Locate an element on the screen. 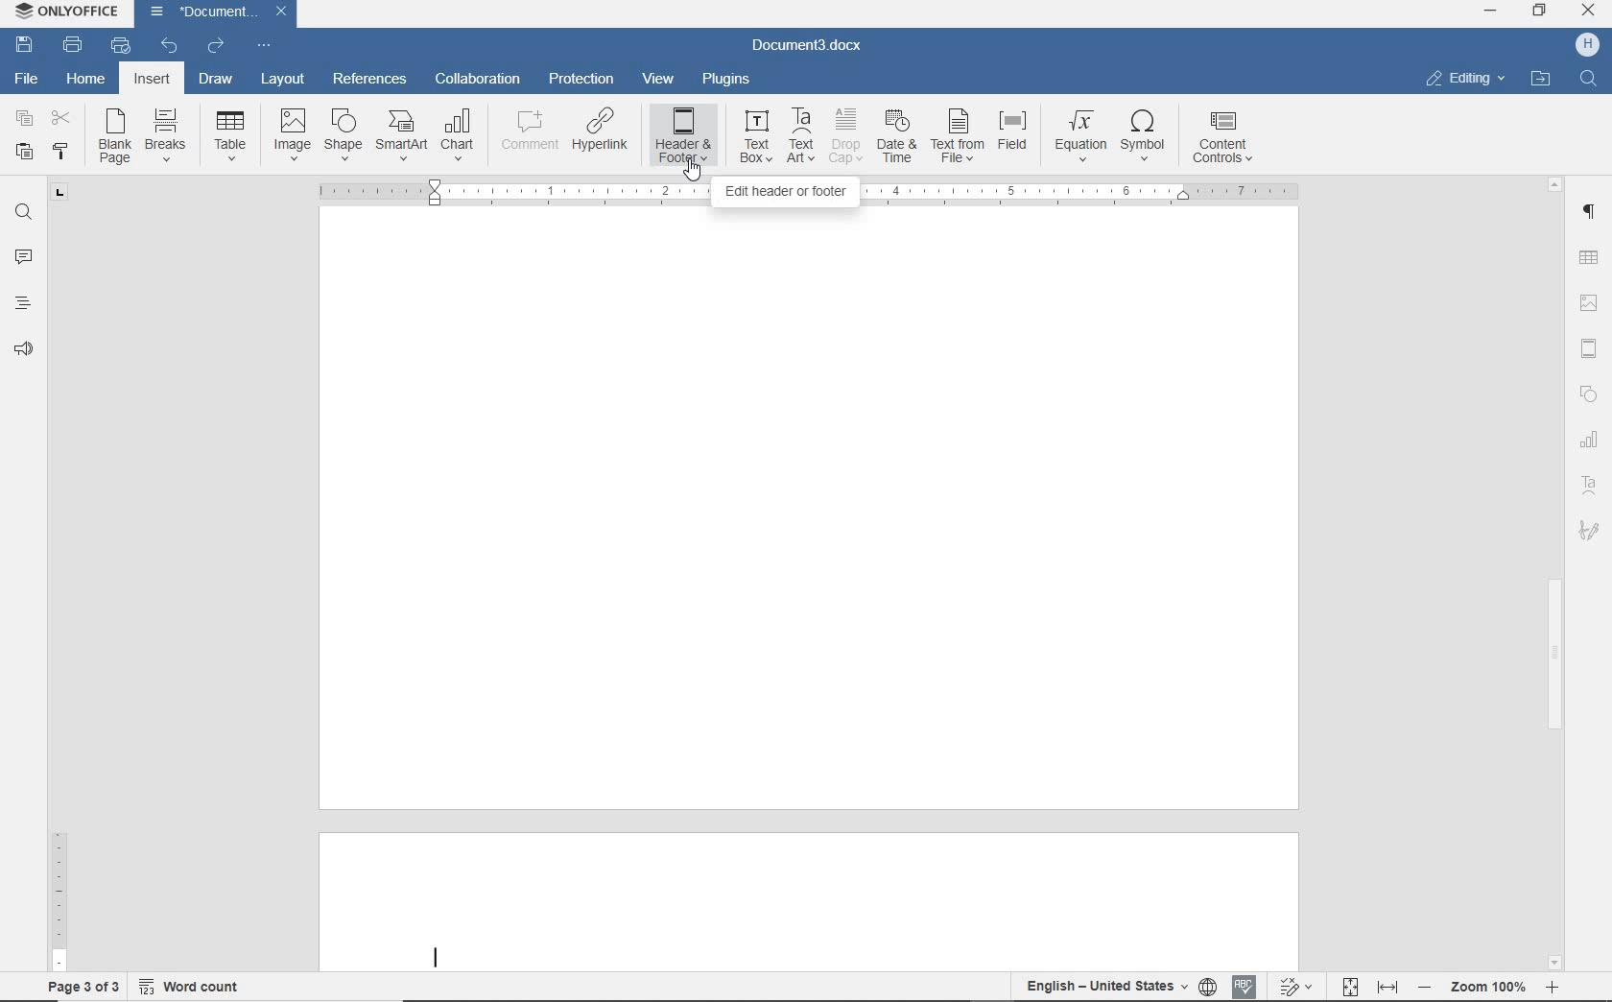 The width and height of the screenshot is (1612, 1002). Zoom out is located at coordinates (1423, 986).